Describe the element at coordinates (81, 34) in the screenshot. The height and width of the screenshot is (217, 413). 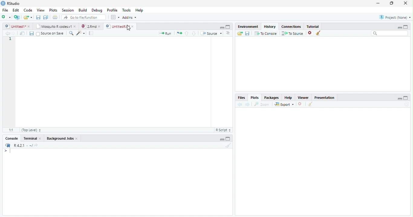
I see `Magic code` at that location.